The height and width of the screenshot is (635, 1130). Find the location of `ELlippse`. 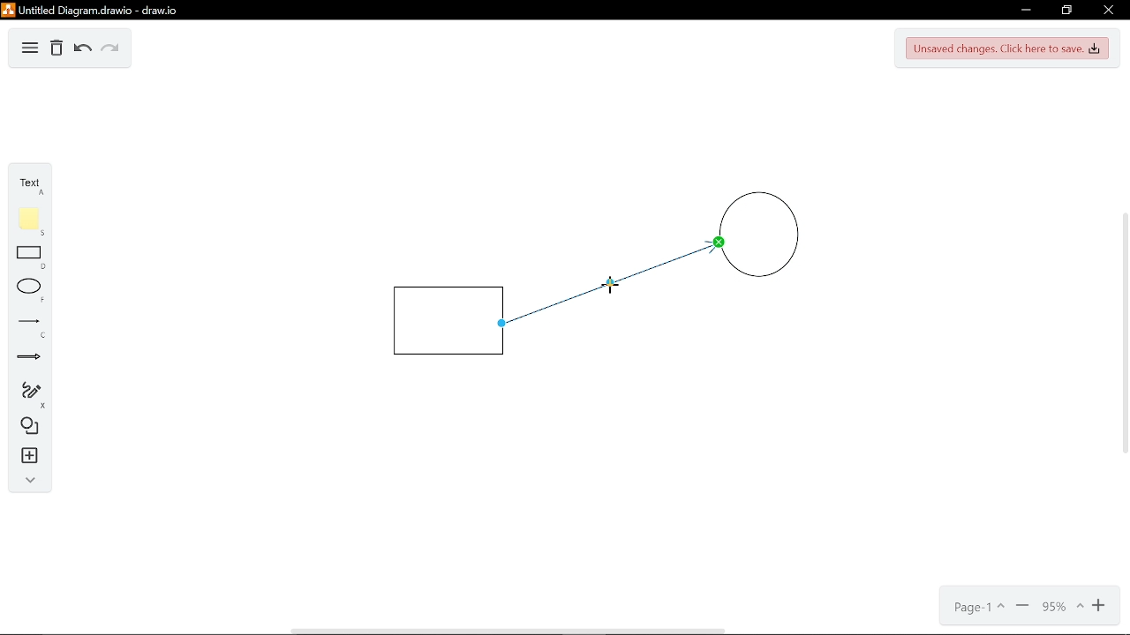

ELlippse is located at coordinates (27, 288).